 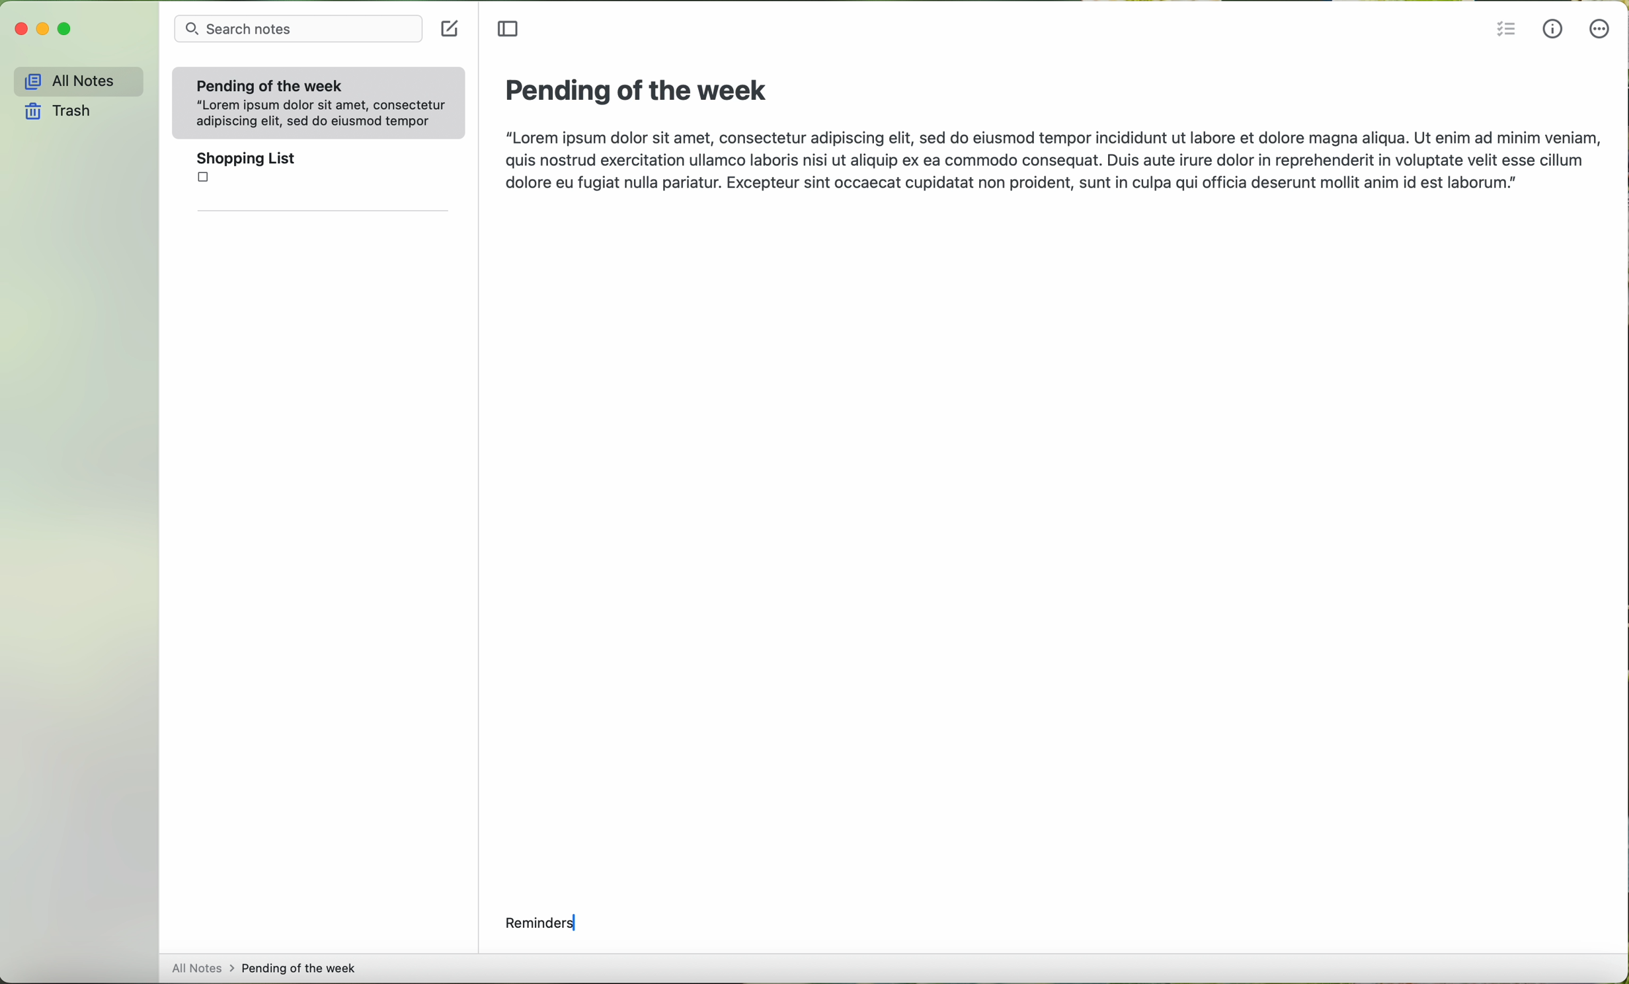 I want to click on “Lorem ipsum dolor sit amet, consectetur adipiscing elit, sed do eiusmod tempor incididunt ut labore et dolore magna aliqua. Ut enim ad minim veniam,
quis nostrud exercitation ullamco laboris nisi ut aliquip ex ea commodo consequat. Duis aute irure dolor in reprehenderit in voluptate velit esse cillum
dolore eu fugiat nulla pariatur. Excepteur sint occaecat cupidatat non proident, sunt in culpa qui officia deserunt mollit anim id est laborum.”, so click(x=1049, y=163).